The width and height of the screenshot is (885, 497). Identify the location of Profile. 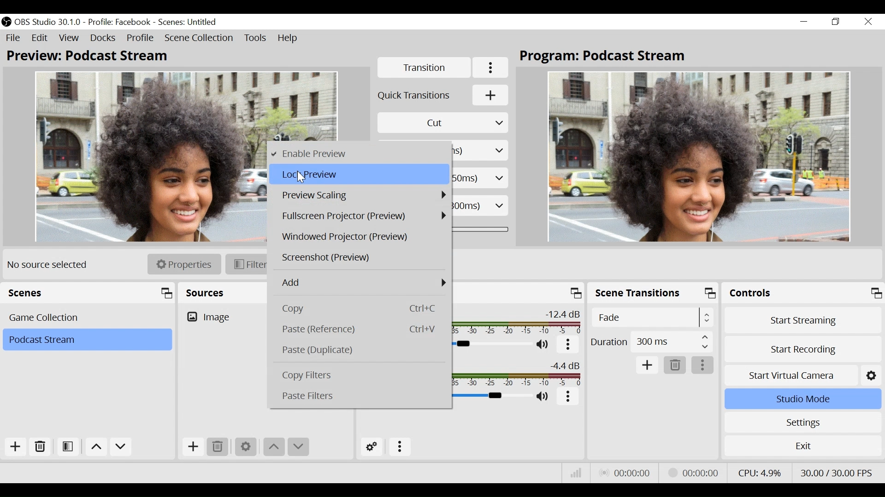
(140, 38).